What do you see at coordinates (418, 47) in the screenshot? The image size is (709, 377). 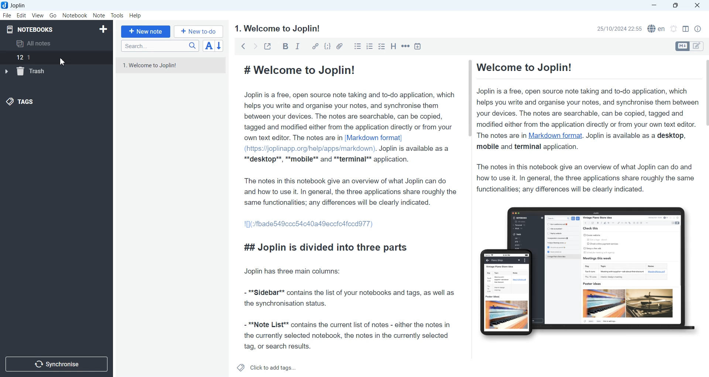 I see `Insert Time` at bounding box center [418, 47].